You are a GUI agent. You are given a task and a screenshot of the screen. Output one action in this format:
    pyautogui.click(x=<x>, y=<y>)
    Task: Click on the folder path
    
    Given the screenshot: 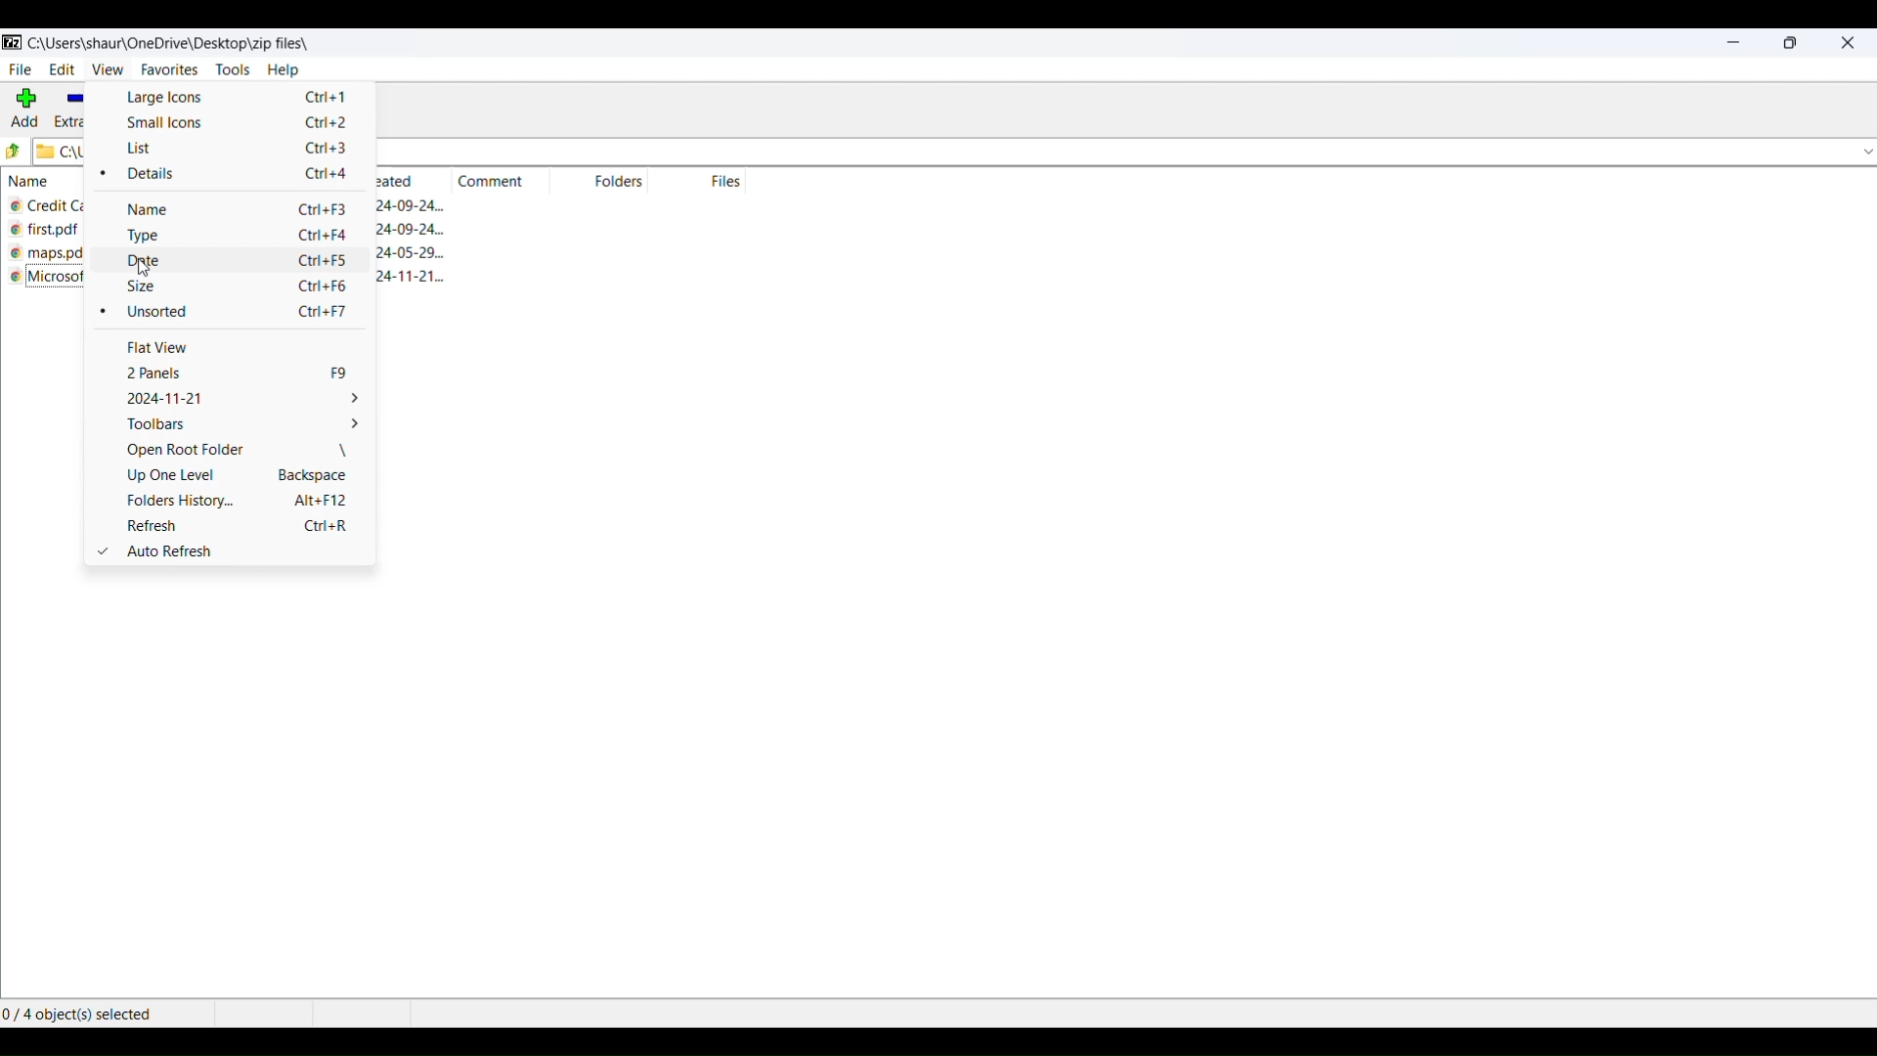 What is the action you would take?
    pyautogui.click(x=63, y=151)
    